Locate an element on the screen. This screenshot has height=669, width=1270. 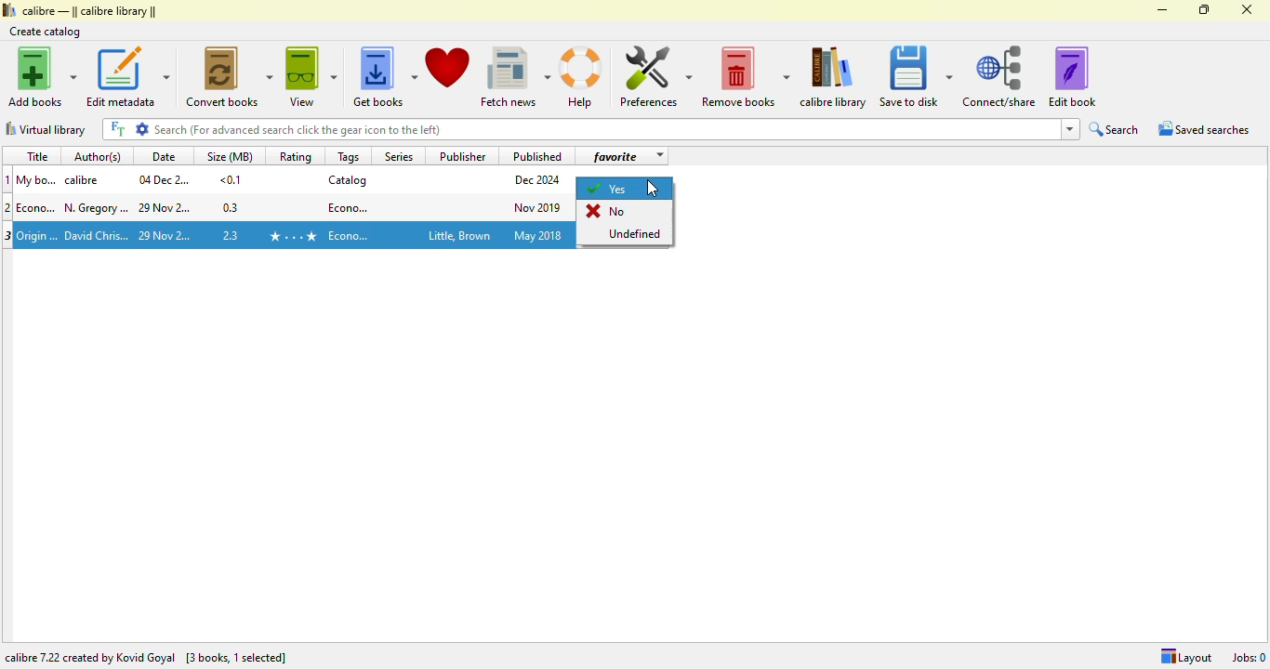
tag is located at coordinates (350, 206).